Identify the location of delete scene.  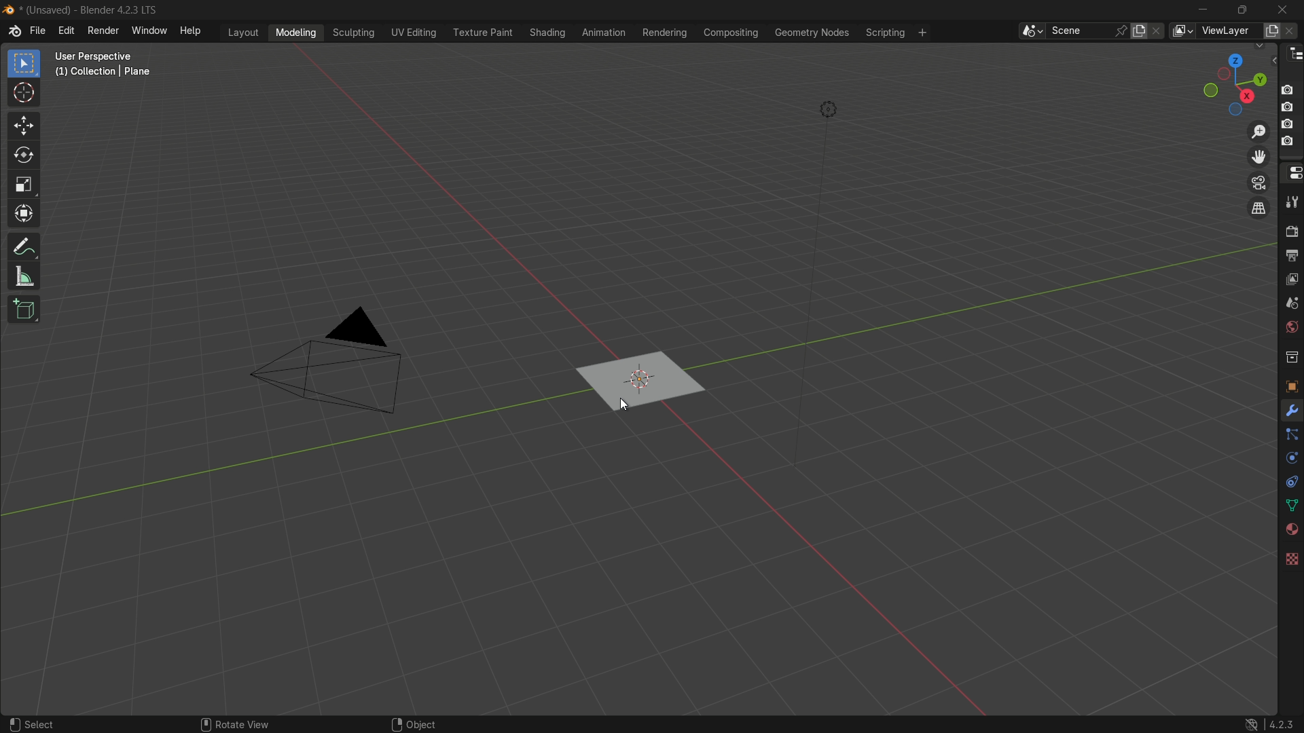
(1159, 32).